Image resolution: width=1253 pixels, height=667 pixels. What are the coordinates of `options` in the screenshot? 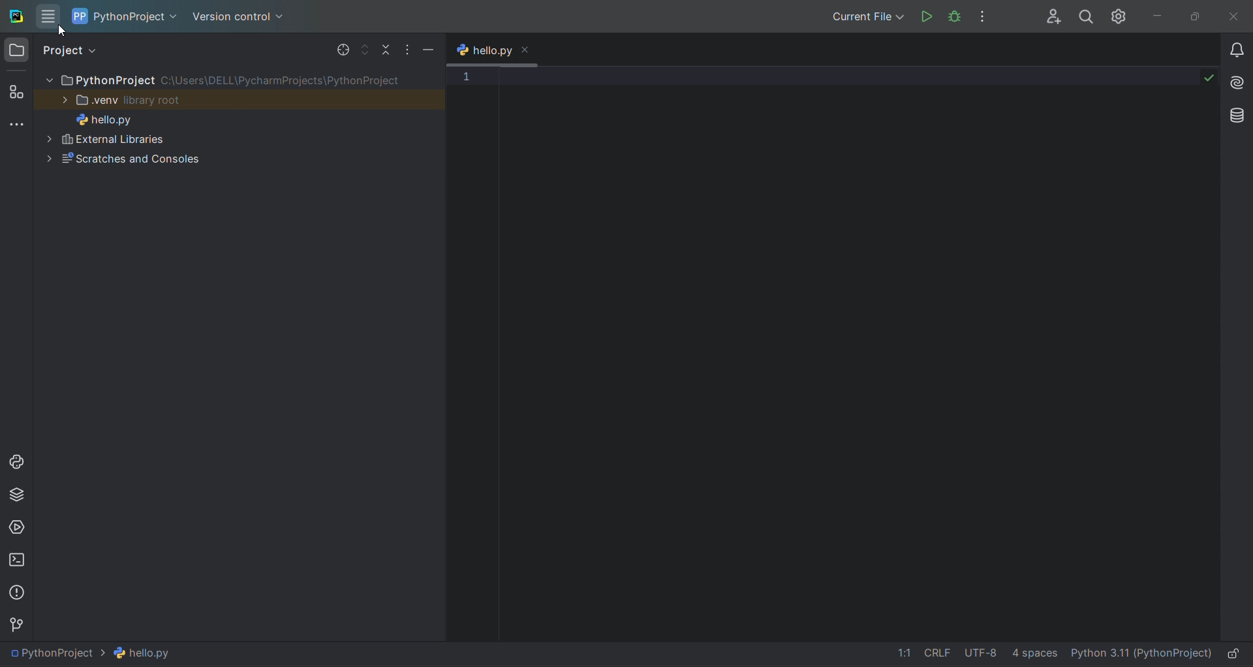 It's located at (410, 50).